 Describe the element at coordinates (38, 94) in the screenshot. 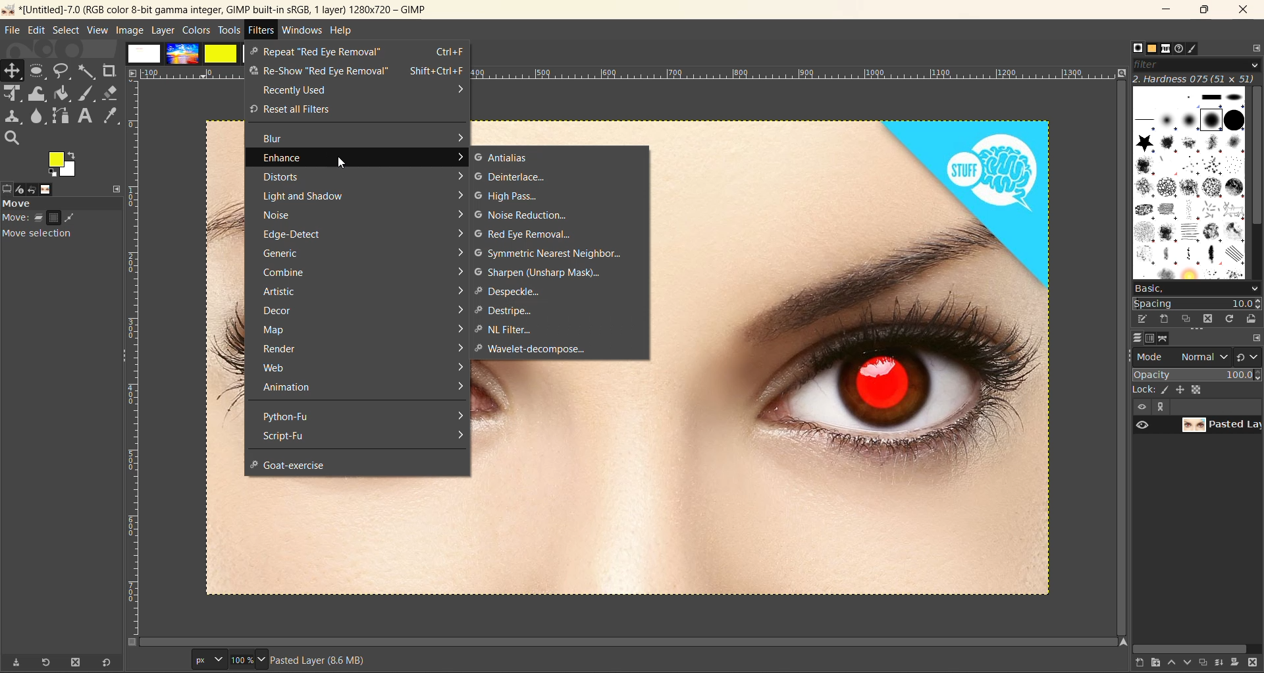

I see `wrap transform` at that location.